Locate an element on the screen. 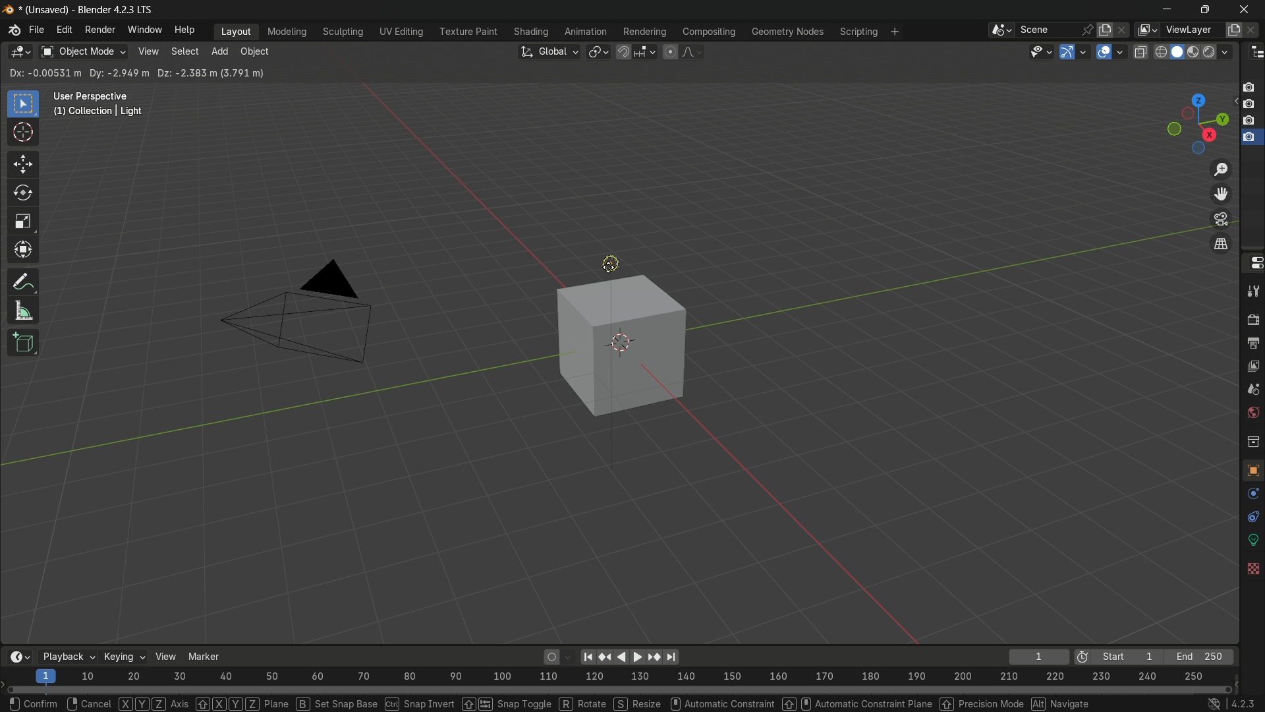  scale is located at coordinates (627, 676).